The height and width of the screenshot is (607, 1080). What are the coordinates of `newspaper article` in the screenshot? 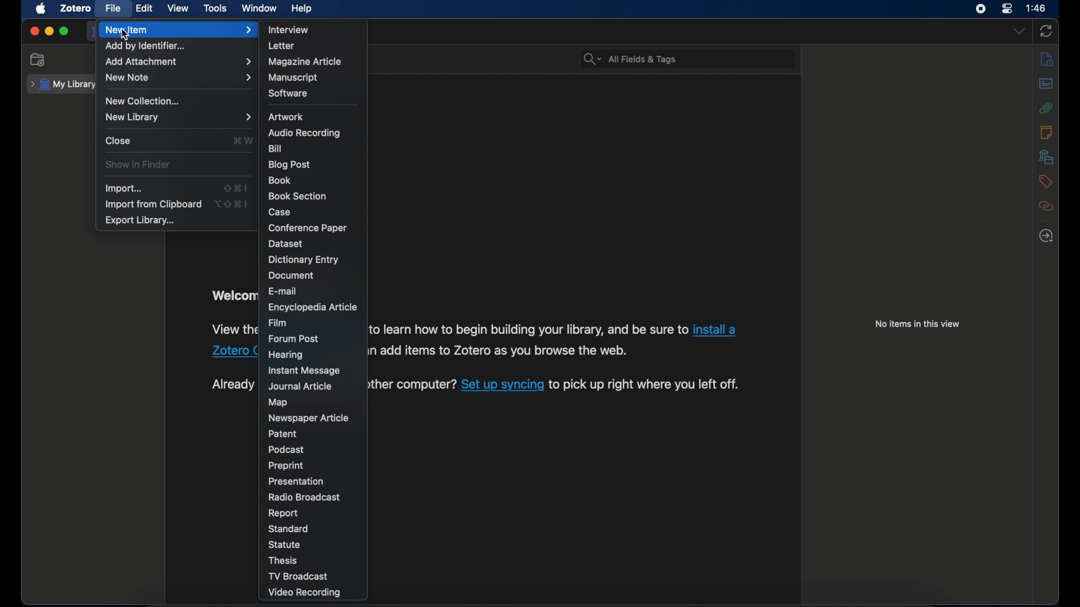 It's located at (308, 418).